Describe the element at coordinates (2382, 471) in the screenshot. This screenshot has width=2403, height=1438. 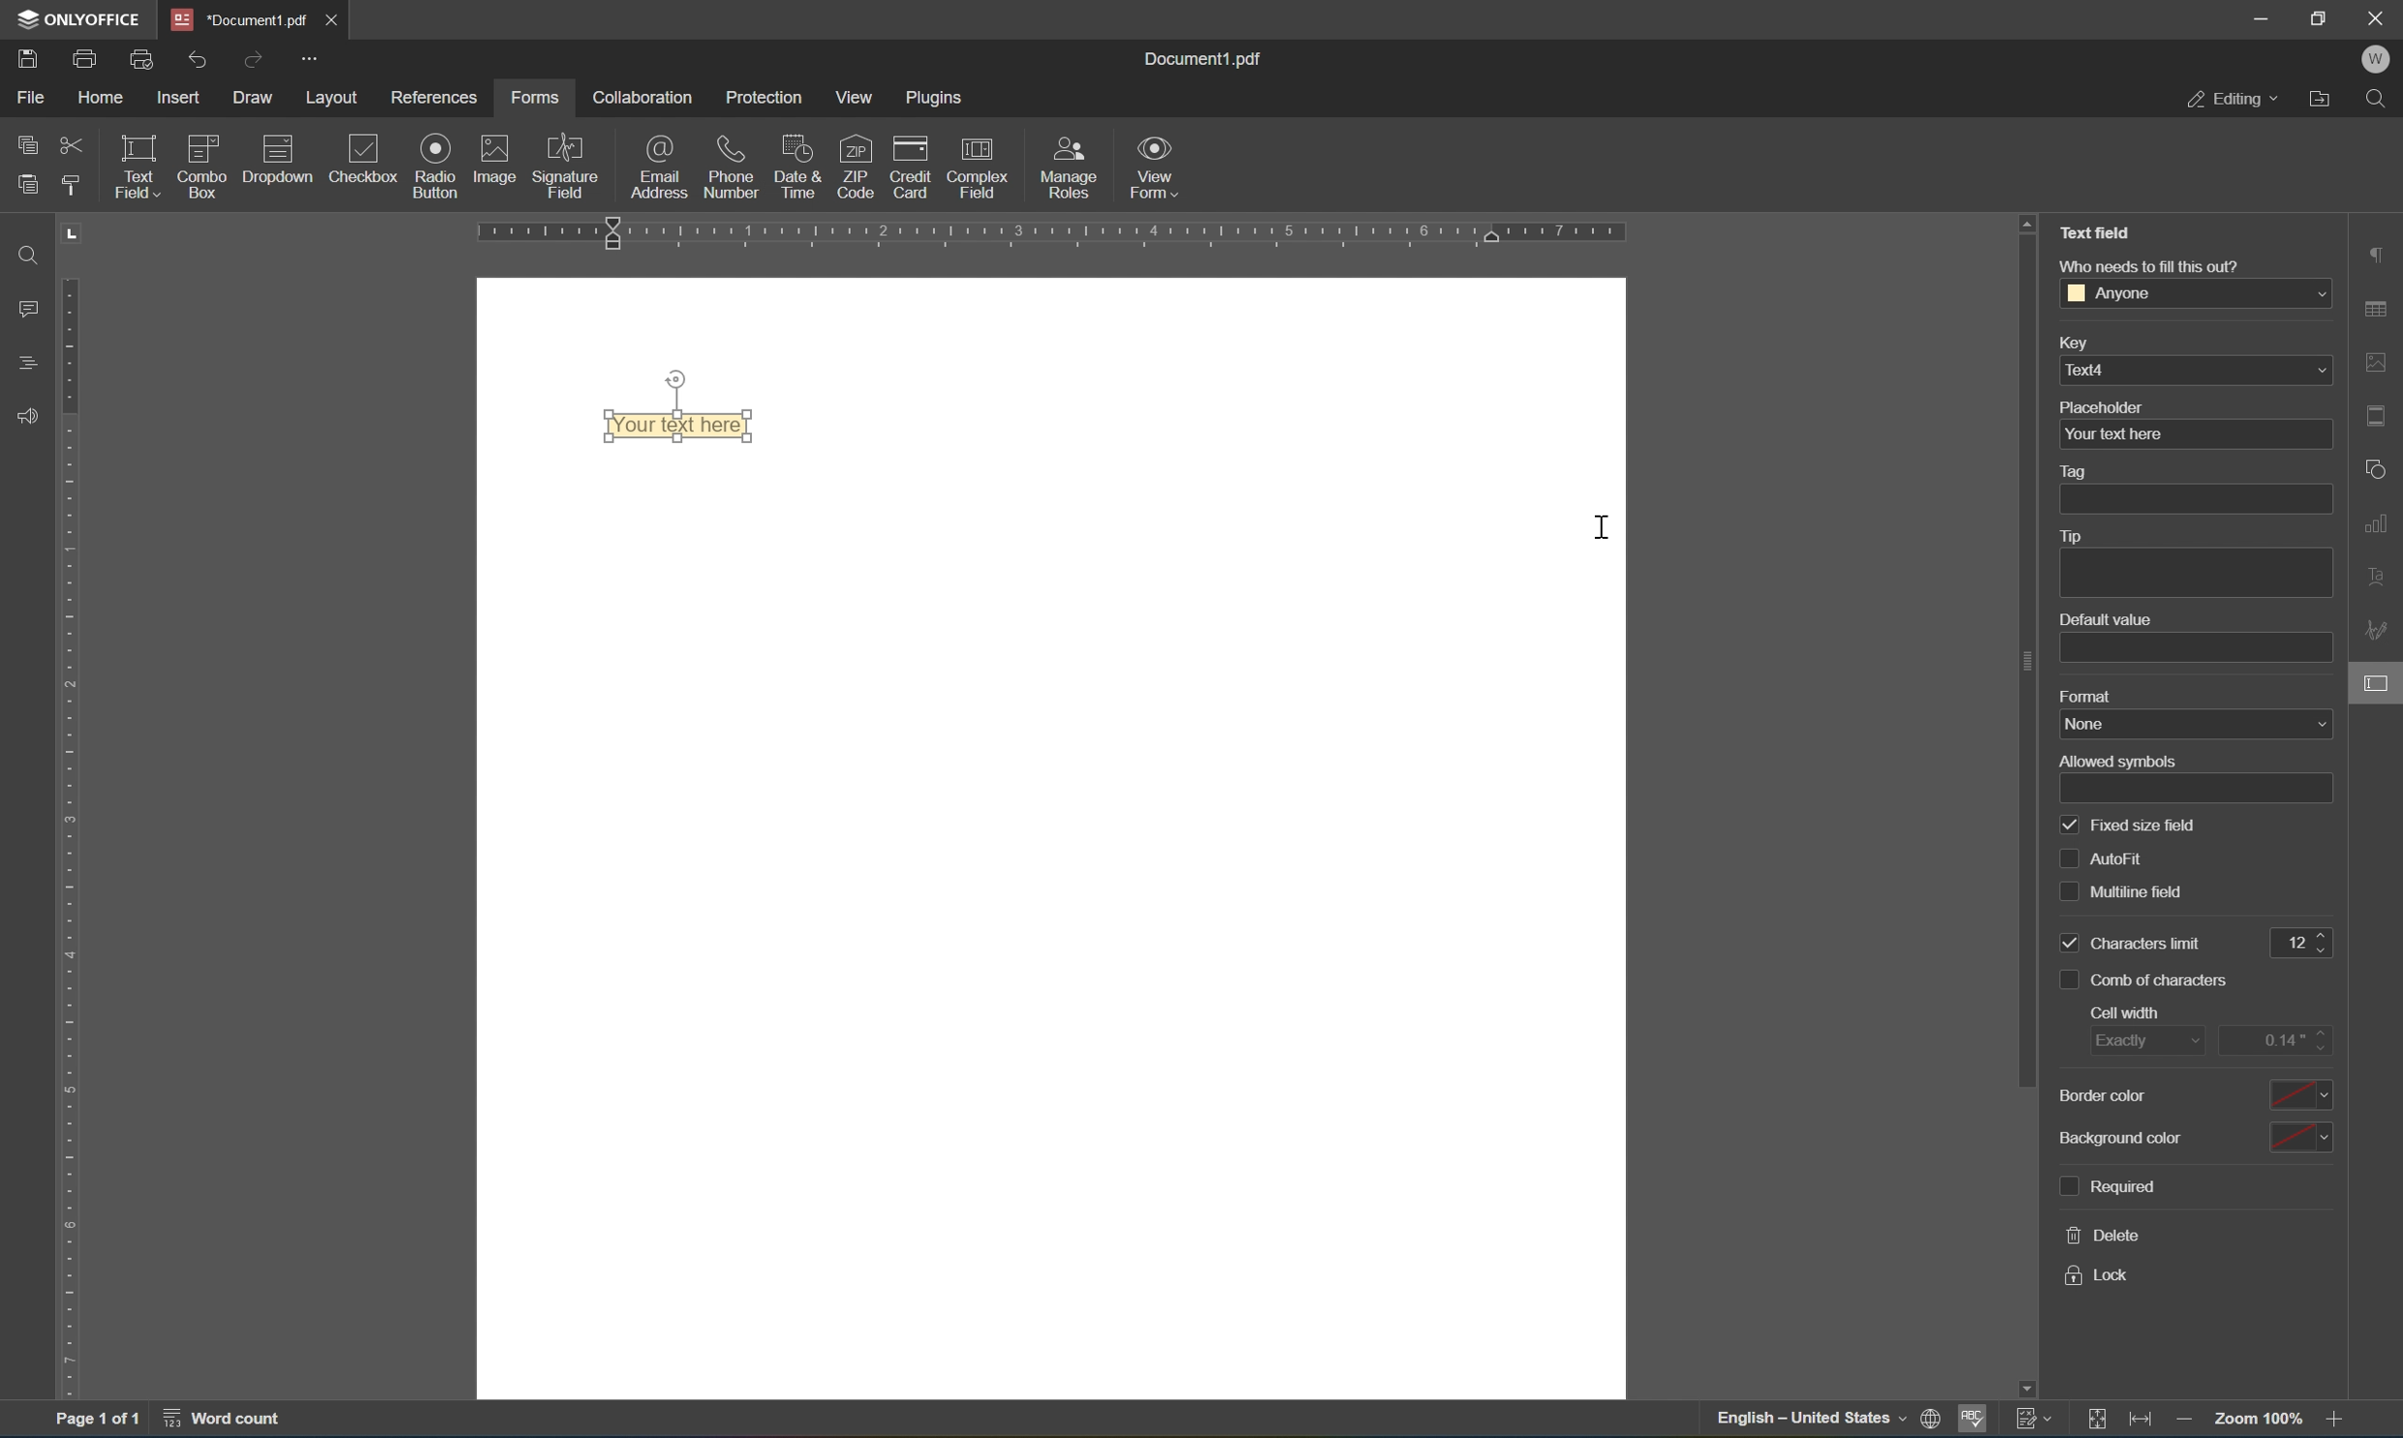
I see `shape settings` at that location.